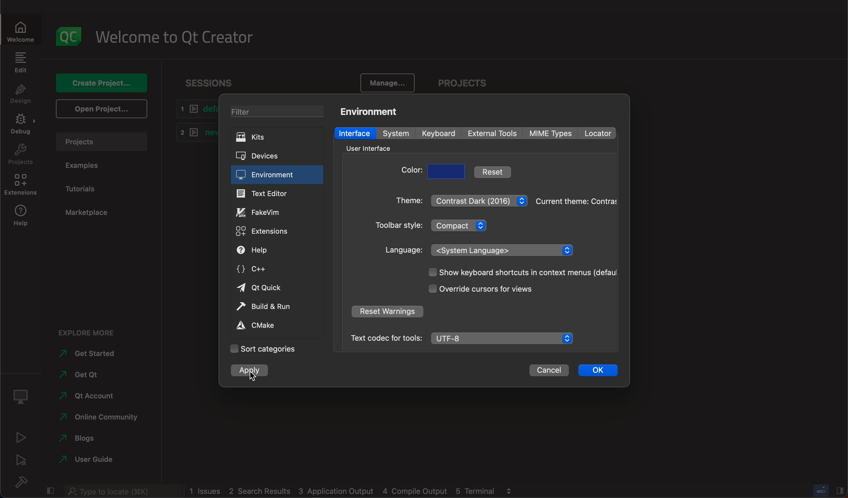  I want to click on theme choices, so click(480, 199).